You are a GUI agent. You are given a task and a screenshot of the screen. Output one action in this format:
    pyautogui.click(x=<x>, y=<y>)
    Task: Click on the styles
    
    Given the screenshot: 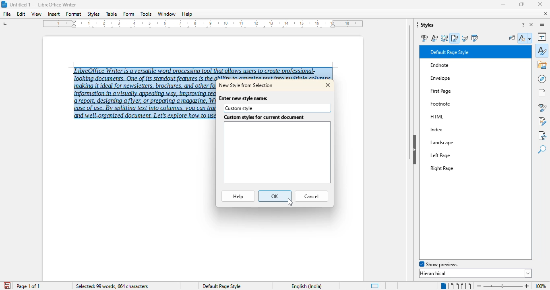 What is the action you would take?
    pyautogui.click(x=426, y=25)
    